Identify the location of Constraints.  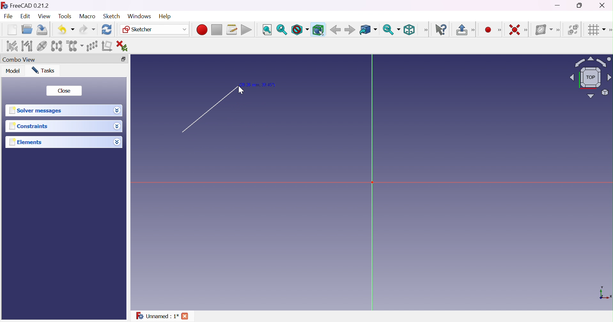
(28, 127).